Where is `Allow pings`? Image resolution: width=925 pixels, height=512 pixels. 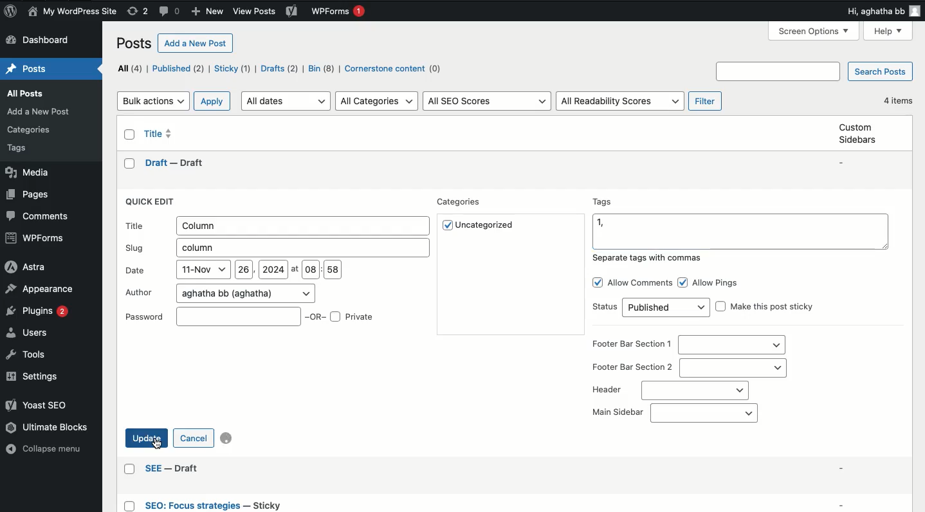
Allow pings is located at coordinates (710, 284).